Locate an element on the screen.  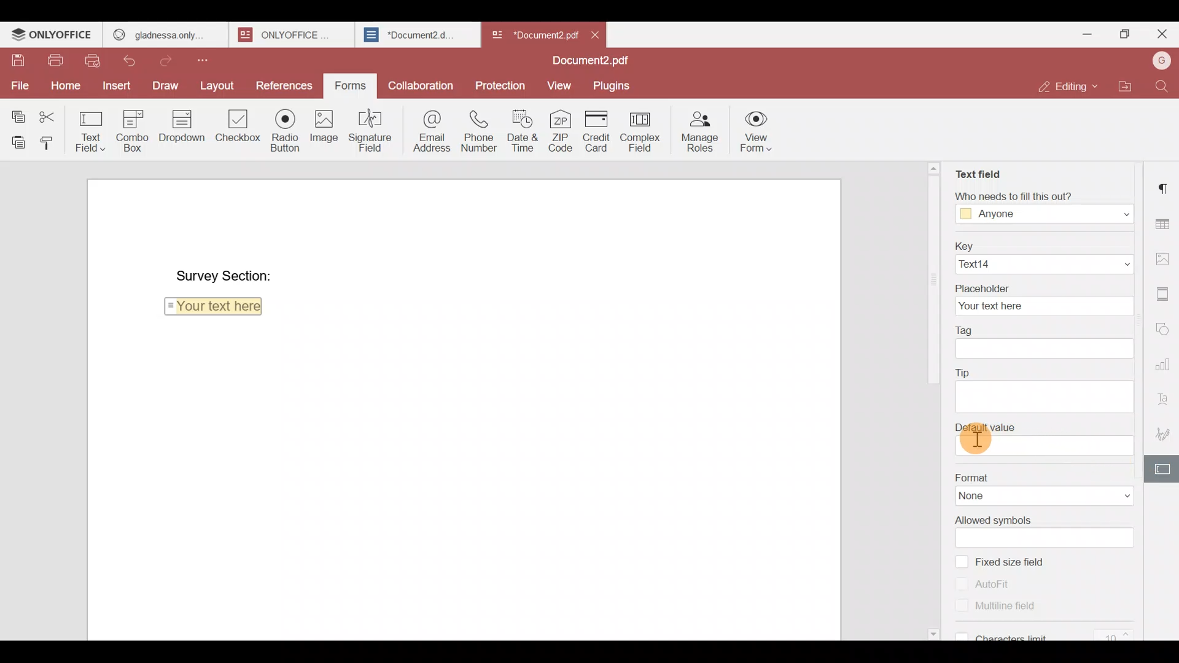
*Document2 pd is located at coordinates (532, 34).